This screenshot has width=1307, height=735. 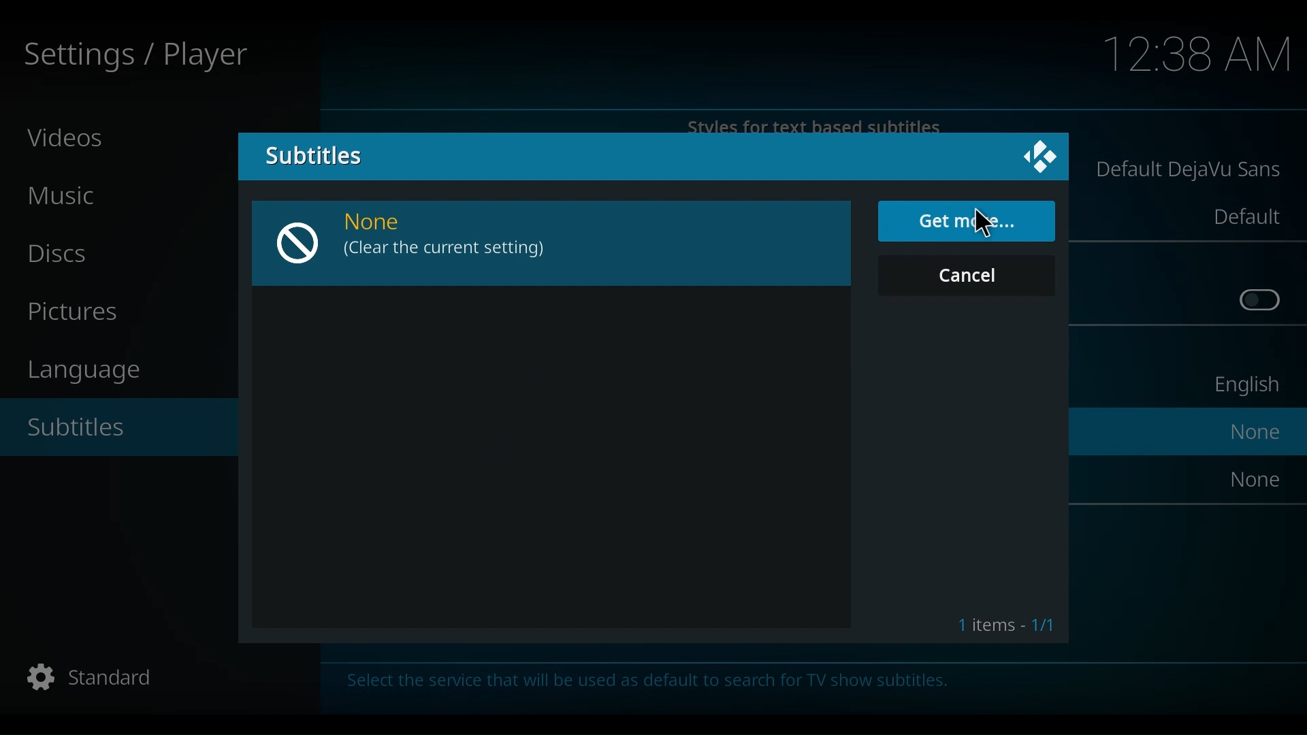 I want to click on Pictures, so click(x=79, y=313).